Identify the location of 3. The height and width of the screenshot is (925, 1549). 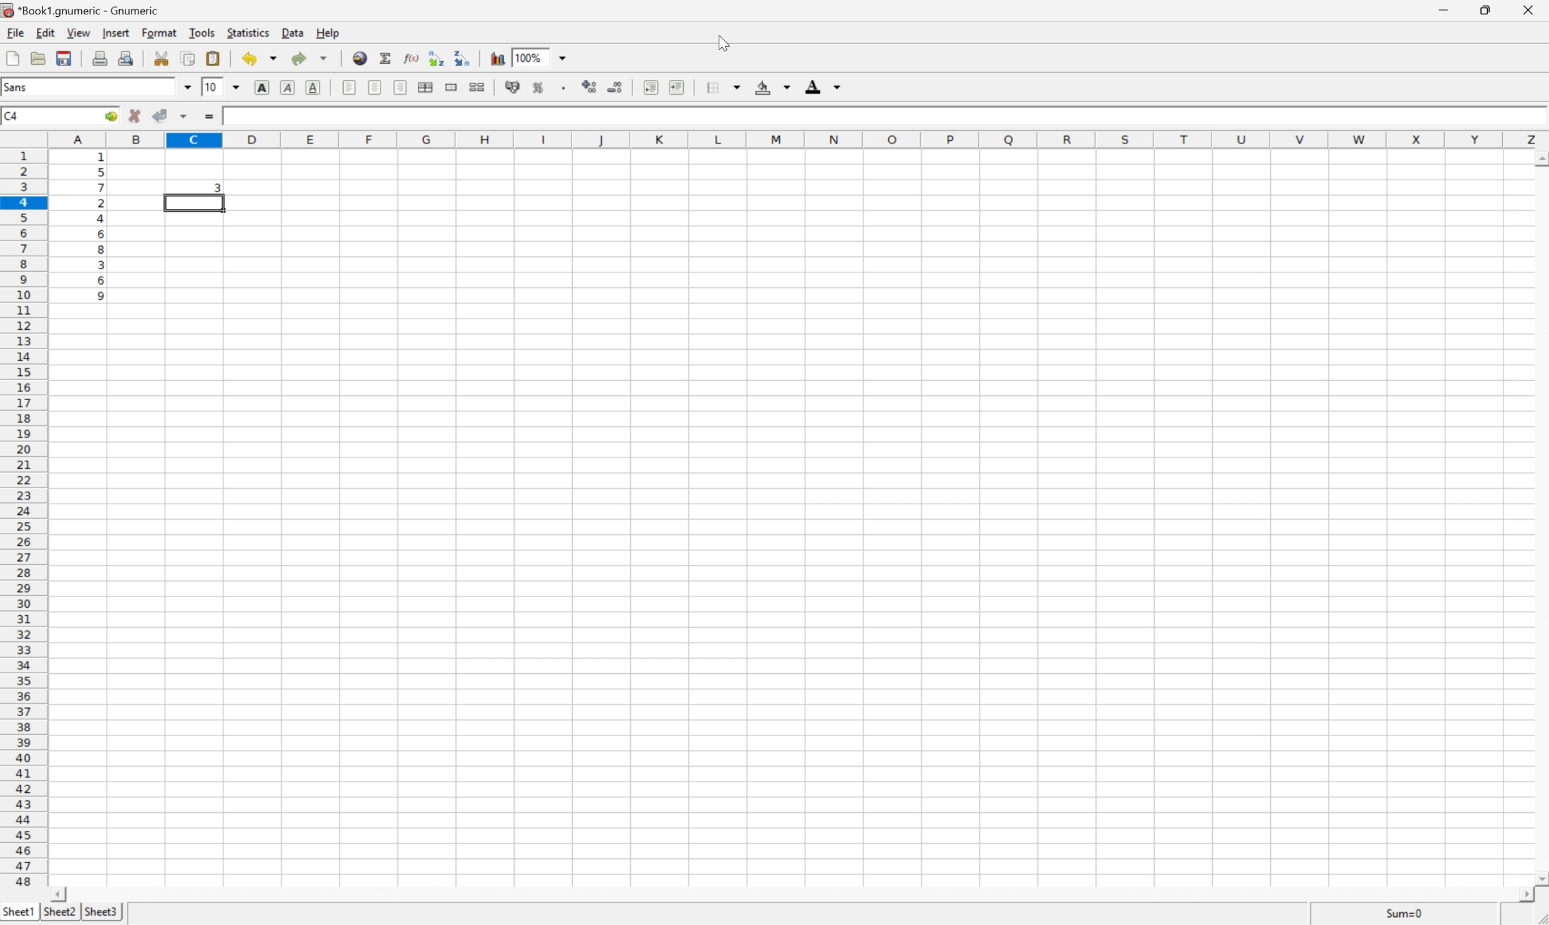
(217, 186).